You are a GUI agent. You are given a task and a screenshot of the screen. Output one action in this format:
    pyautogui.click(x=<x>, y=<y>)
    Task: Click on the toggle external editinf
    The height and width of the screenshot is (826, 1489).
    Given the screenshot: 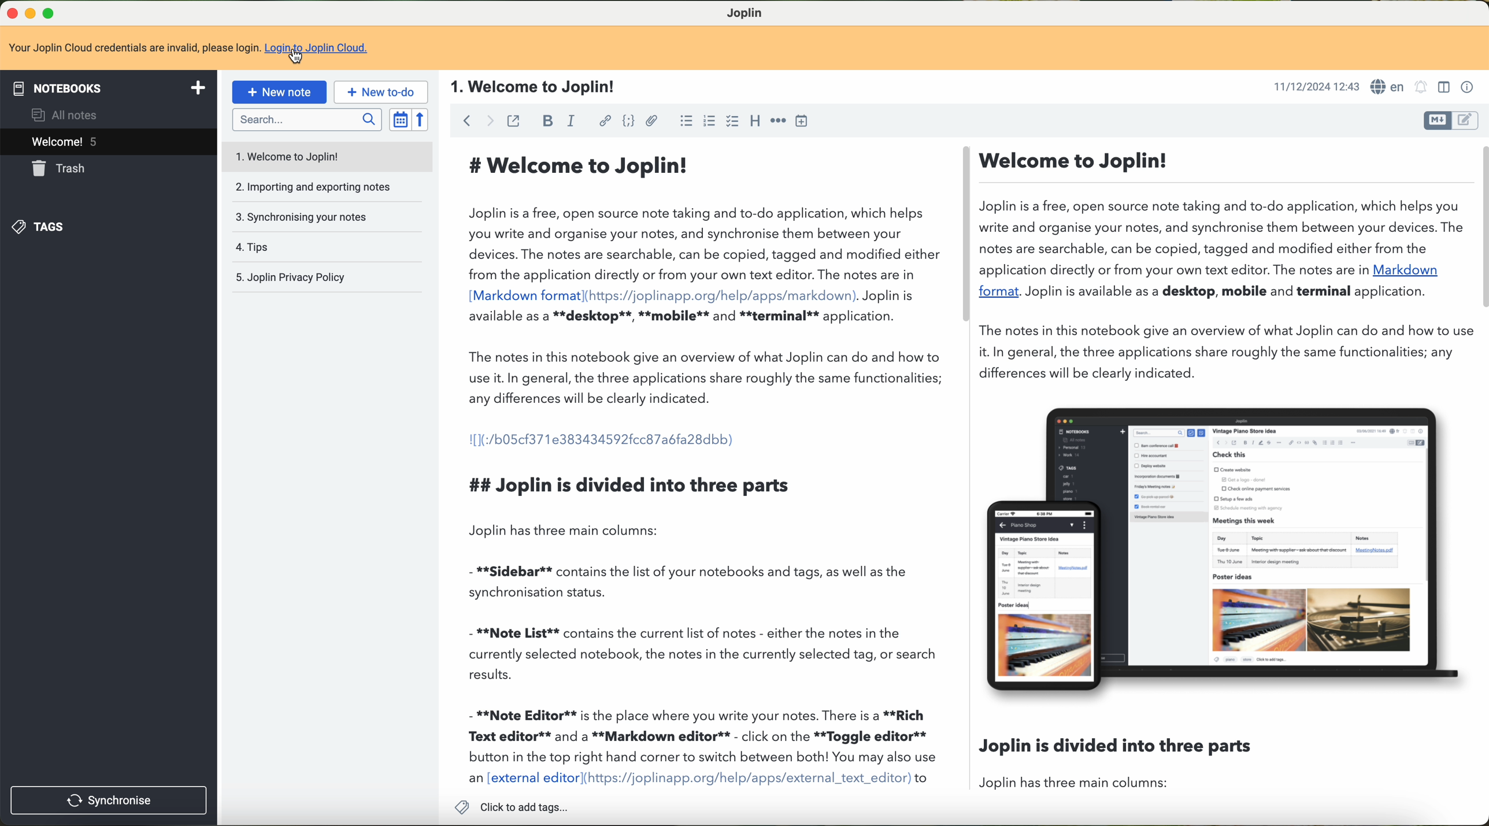 What is the action you would take?
    pyautogui.click(x=513, y=121)
    